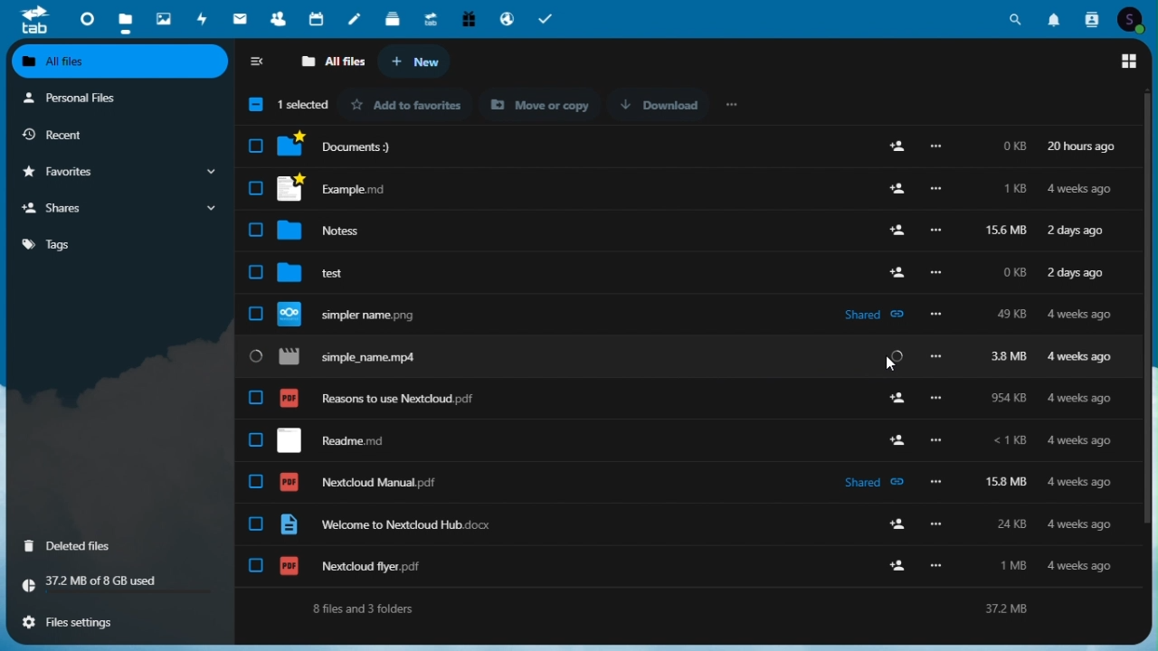 This screenshot has height=651, width=1158. What do you see at coordinates (679, 396) in the screenshot?
I see `Reasons to use Notebook` at bounding box center [679, 396].